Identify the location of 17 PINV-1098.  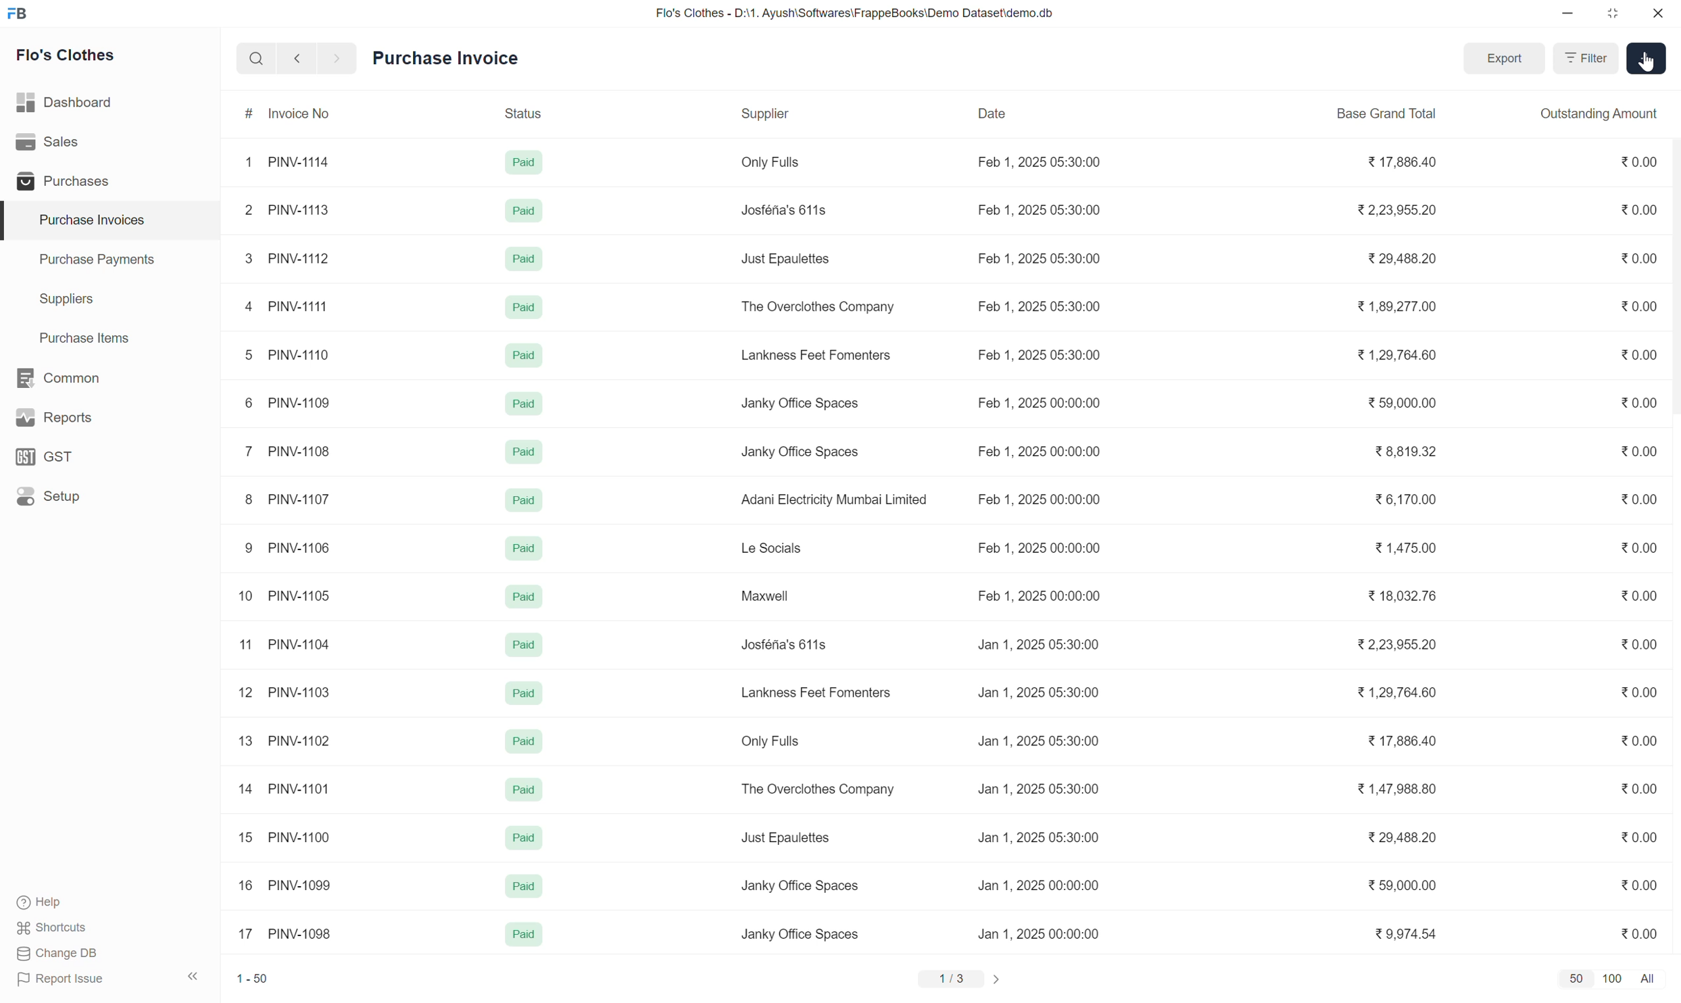
(285, 933).